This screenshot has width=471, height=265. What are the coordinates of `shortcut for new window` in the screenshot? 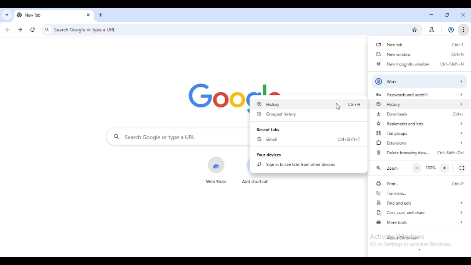 It's located at (457, 54).